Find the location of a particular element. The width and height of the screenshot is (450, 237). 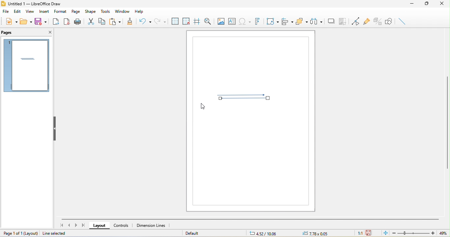

crop image is located at coordinates (343, 21).